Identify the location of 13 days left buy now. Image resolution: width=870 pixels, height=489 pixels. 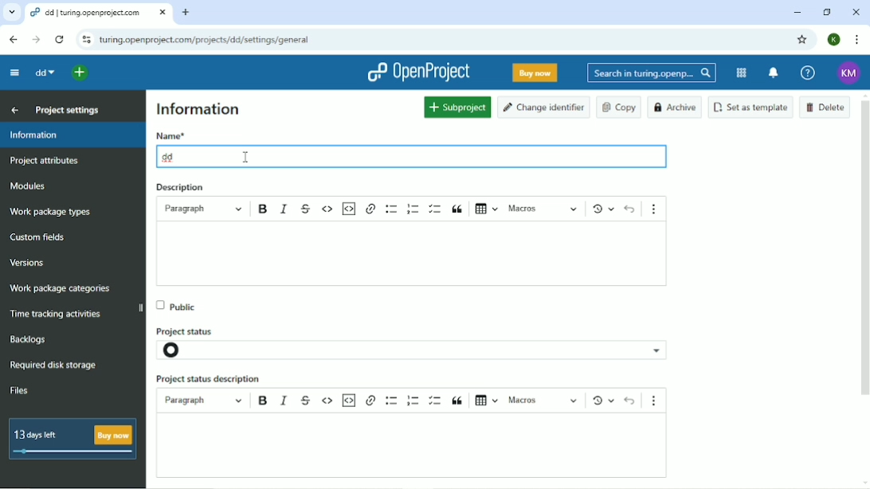
(73, 440).